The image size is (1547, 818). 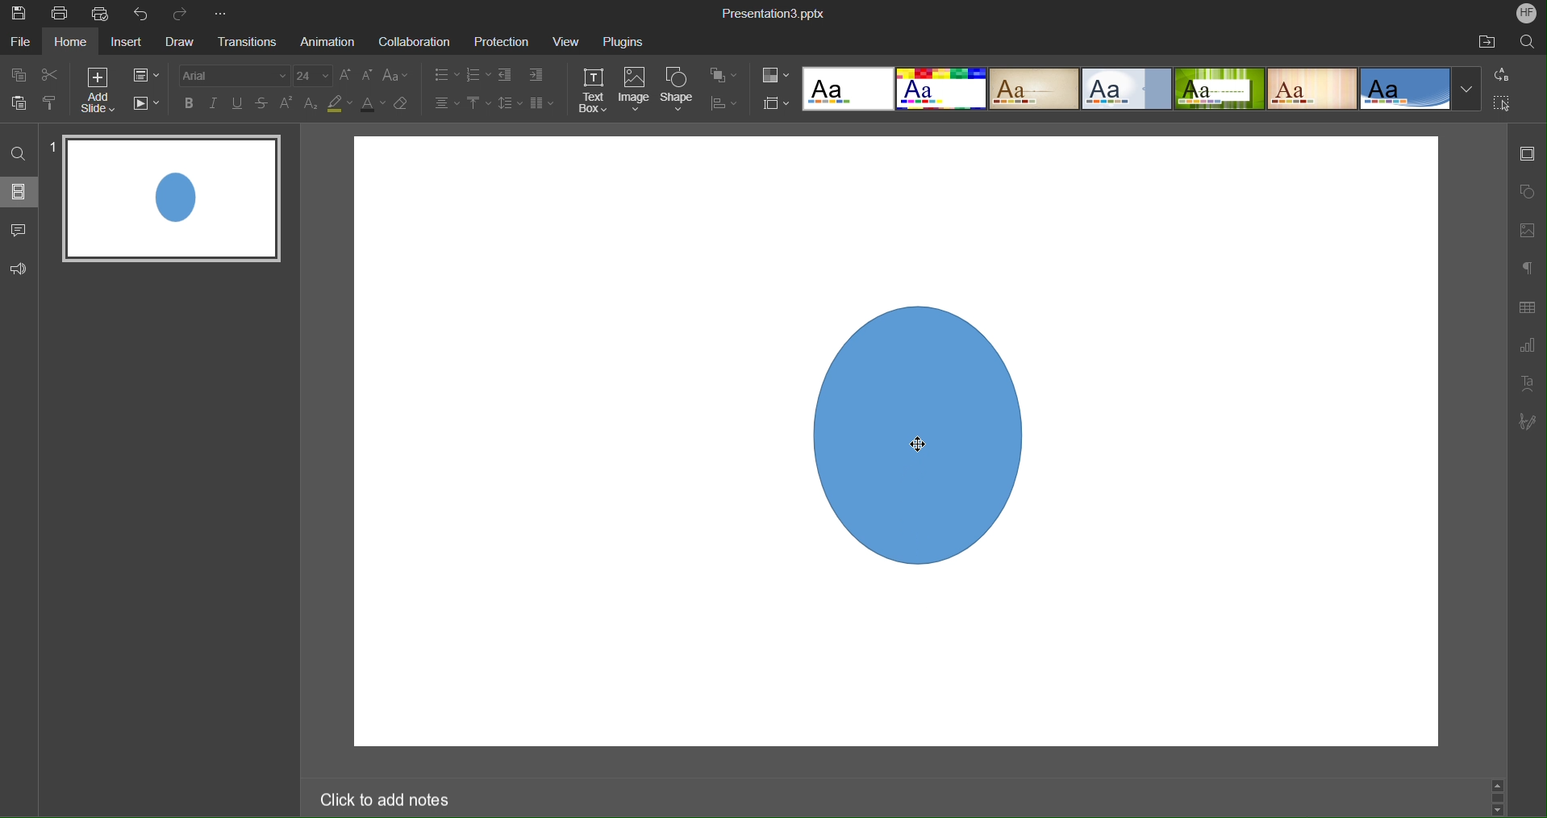 I want to click on Vertical Align, so click(x=478, y=104).